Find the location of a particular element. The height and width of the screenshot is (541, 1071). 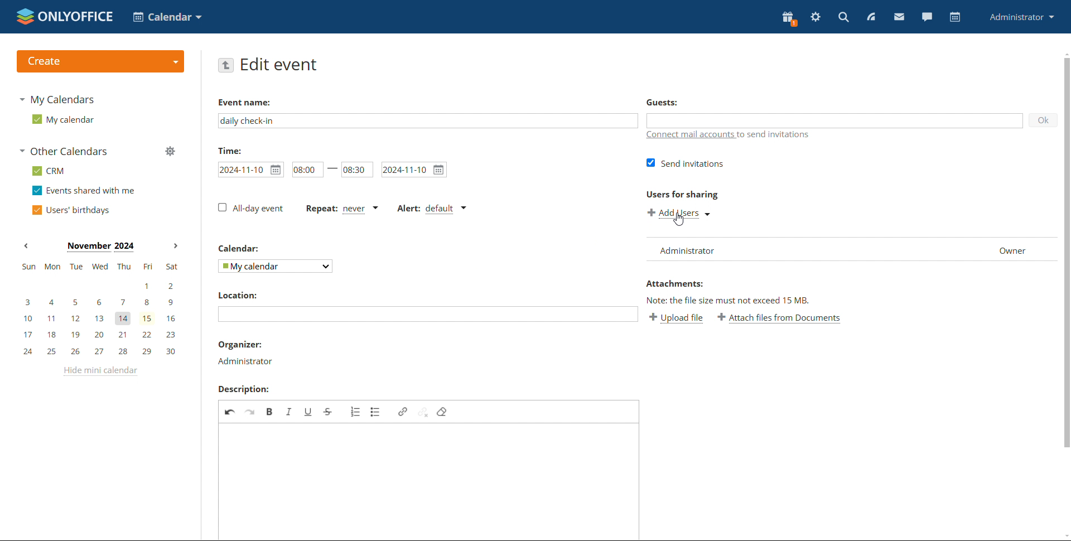

list of users is located at coordinates (852, 250).